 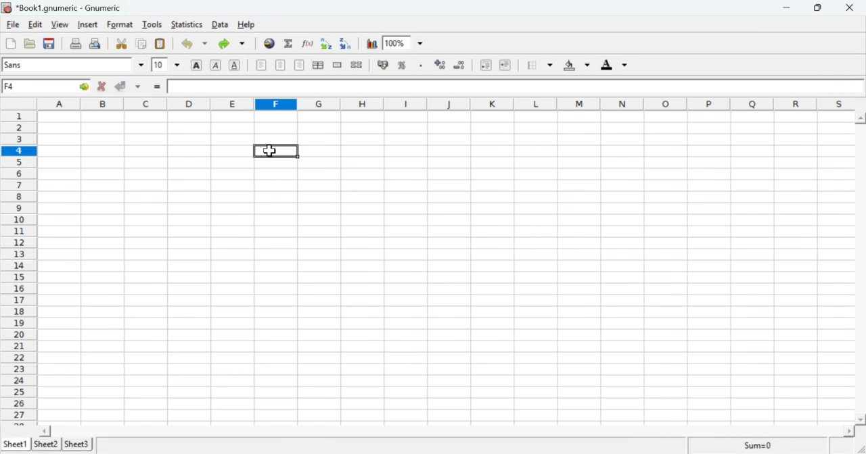 What do you see at coordinates (505, 64) in the screenshot?
I see `Increase indent` at bounding box center [505, 64].